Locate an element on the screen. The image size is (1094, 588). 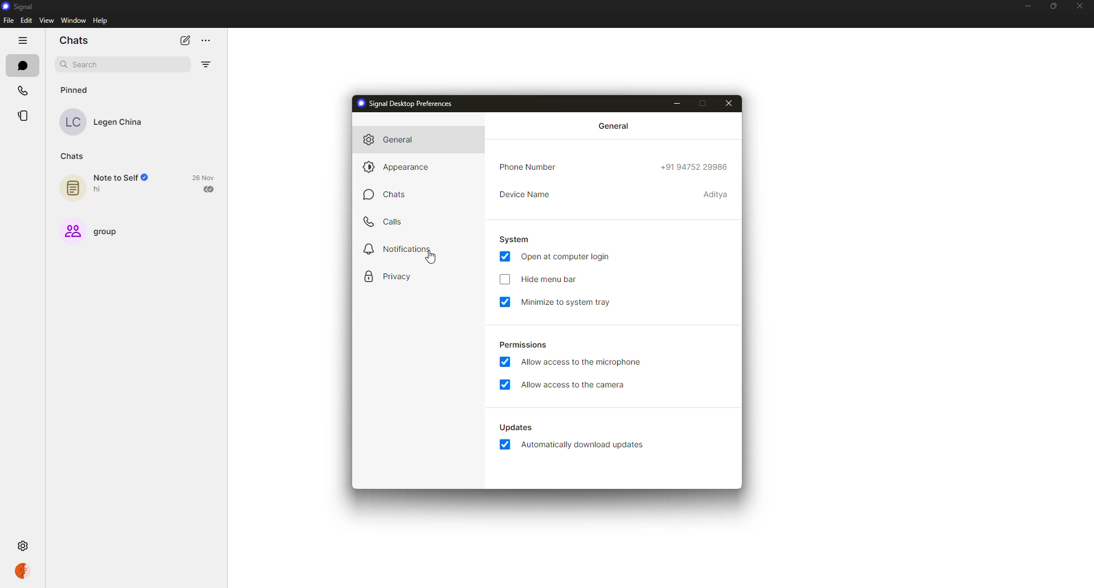
enabled is located at coordinates (504, 384).